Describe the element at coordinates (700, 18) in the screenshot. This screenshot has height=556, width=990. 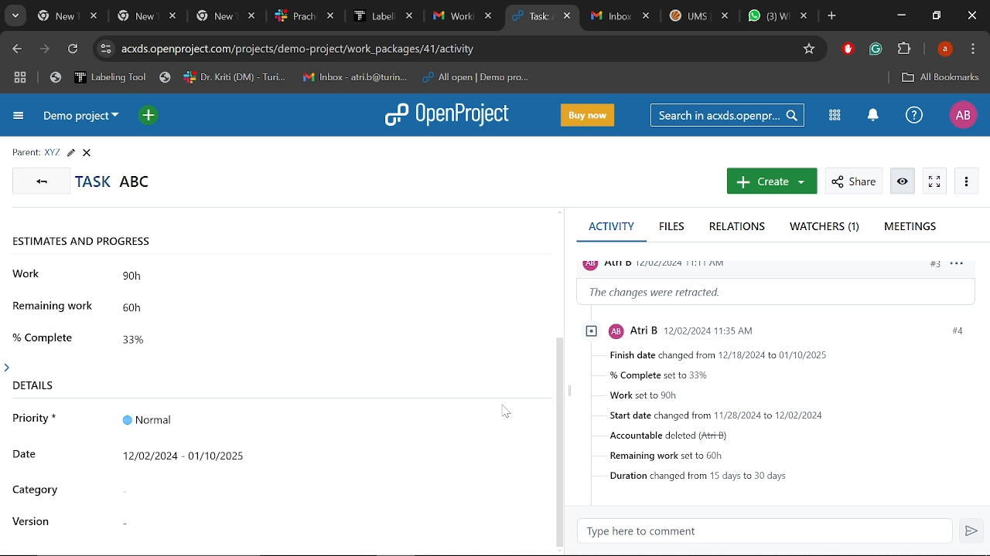
I see `Other tabs` at that location.